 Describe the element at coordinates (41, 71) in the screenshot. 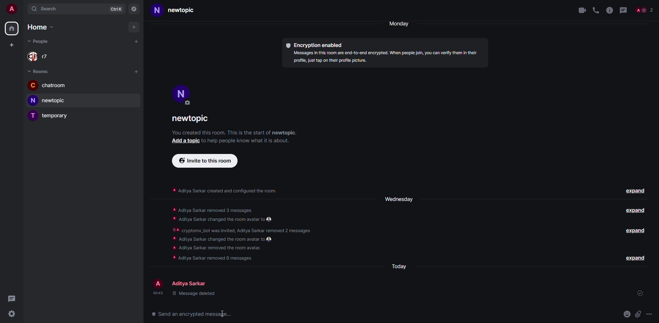

I see `rooms` at that location.